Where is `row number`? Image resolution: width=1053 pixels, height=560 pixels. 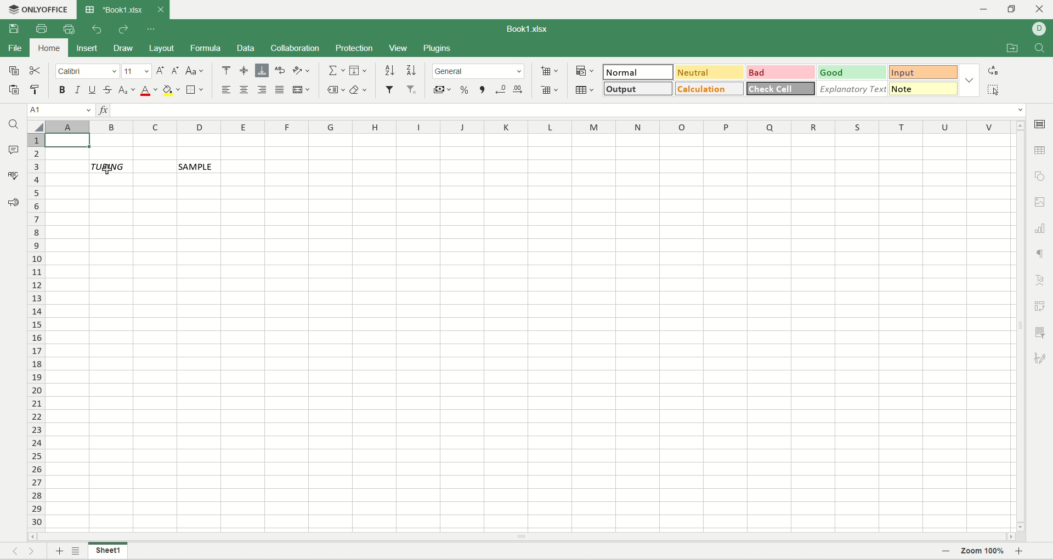 row number is located at coordinates (37, 333).